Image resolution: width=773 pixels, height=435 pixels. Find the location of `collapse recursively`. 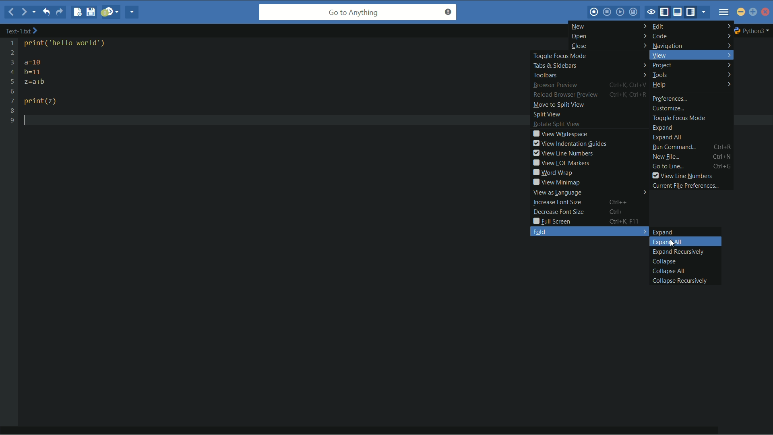

collapse recursively is located at coordinates (678, 281).